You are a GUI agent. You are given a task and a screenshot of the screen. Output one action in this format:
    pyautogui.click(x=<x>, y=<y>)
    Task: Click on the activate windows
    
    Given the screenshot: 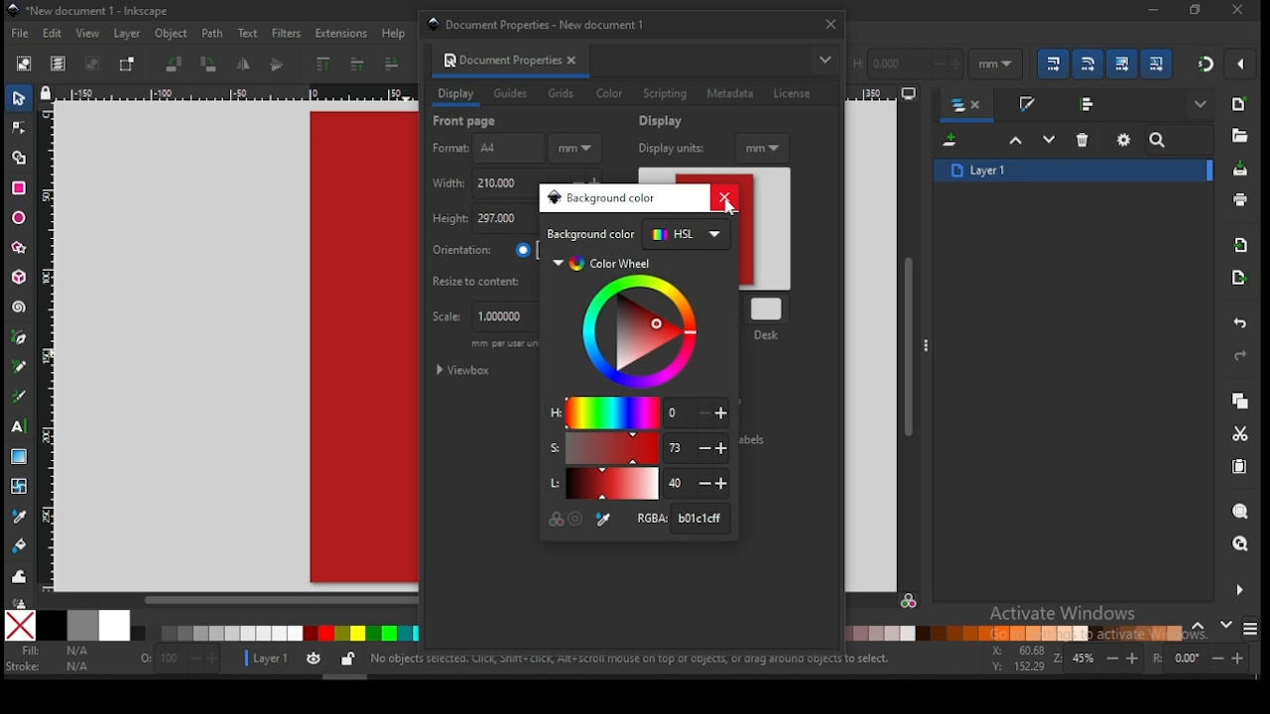 What is the action you would take?
    pyautogui.click(x=1061, y=615)
    